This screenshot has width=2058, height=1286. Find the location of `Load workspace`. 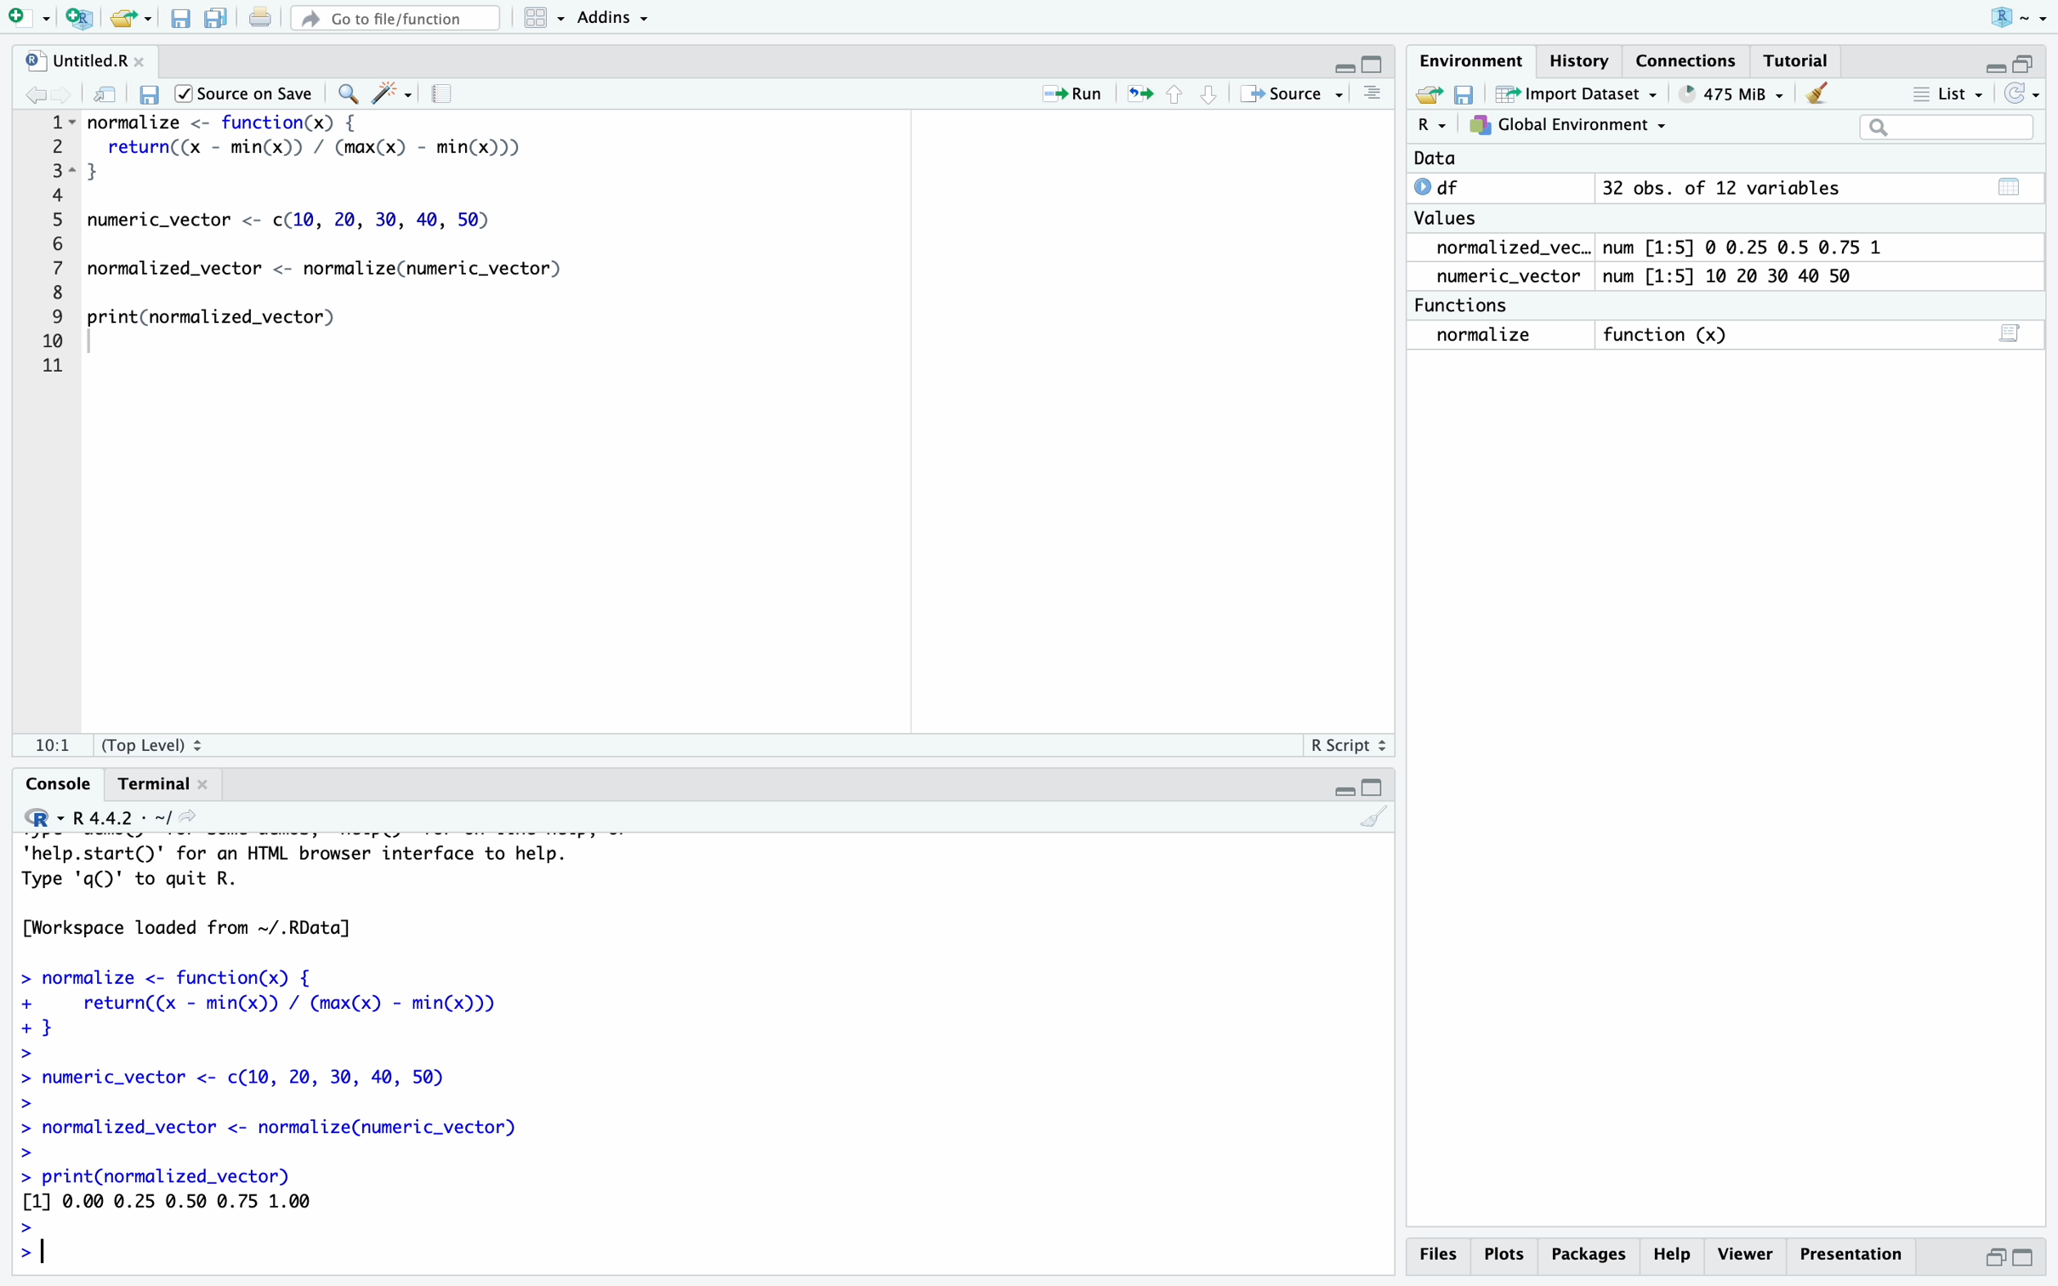

Load workspace is located at coordinates (1427, 95).